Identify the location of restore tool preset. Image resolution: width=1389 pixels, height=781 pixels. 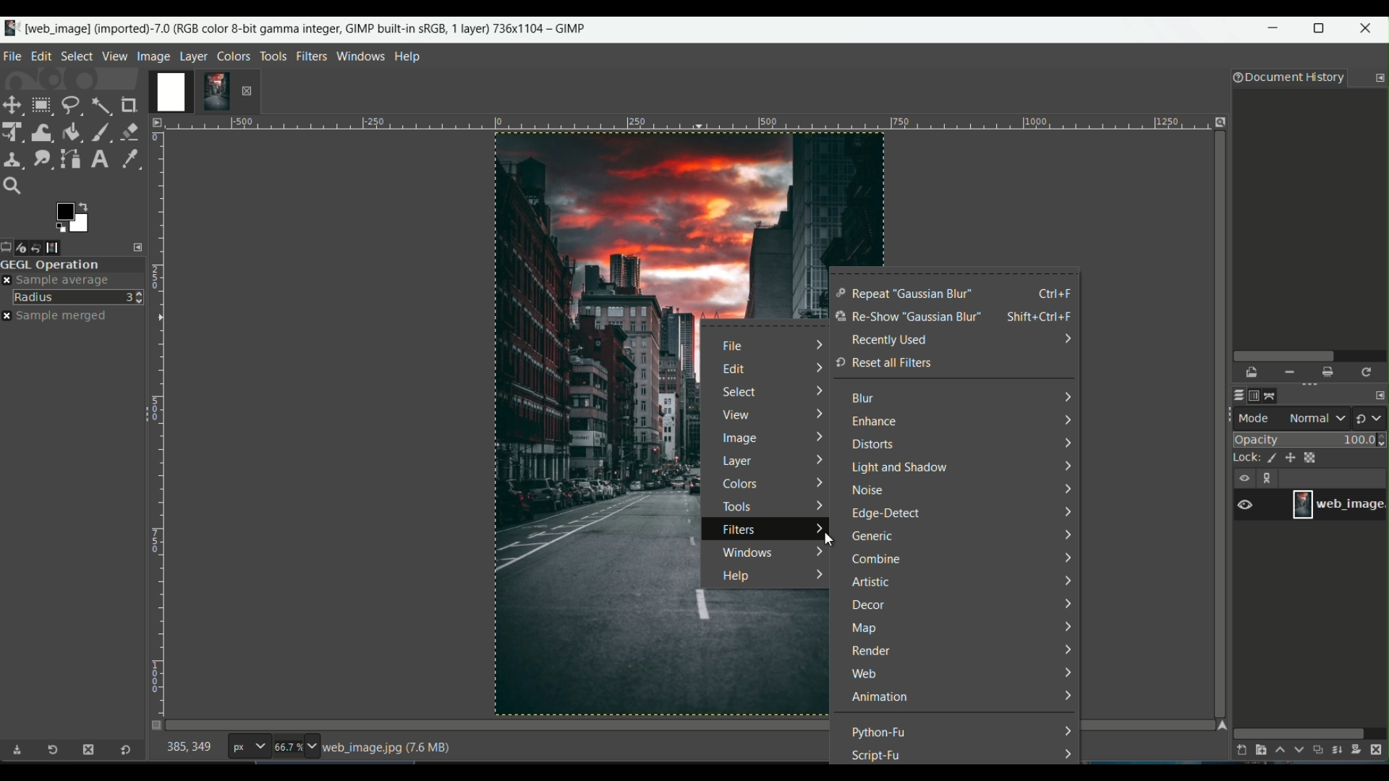
(57, 752).